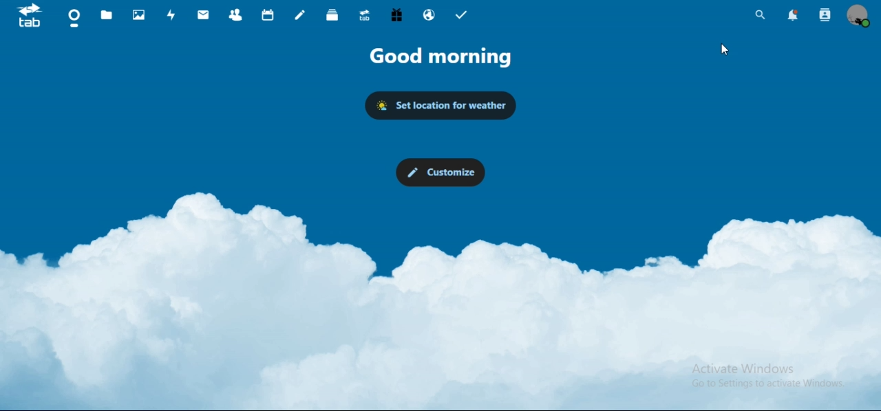 This screenshot has width=881, height=411. Describe the element at coordinates (365, 16) in the screenshot. I see `upgrade` at that location.